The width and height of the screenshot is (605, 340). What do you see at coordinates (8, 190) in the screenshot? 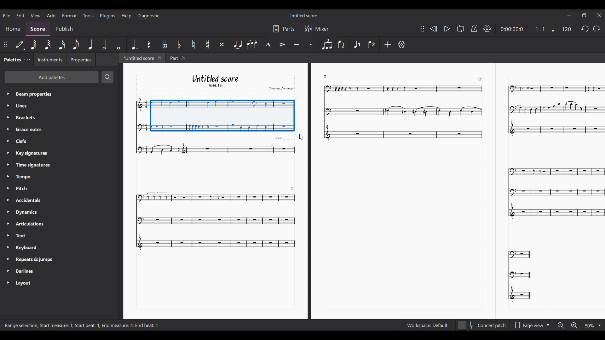
I see `` at bounding box center [8, 190].